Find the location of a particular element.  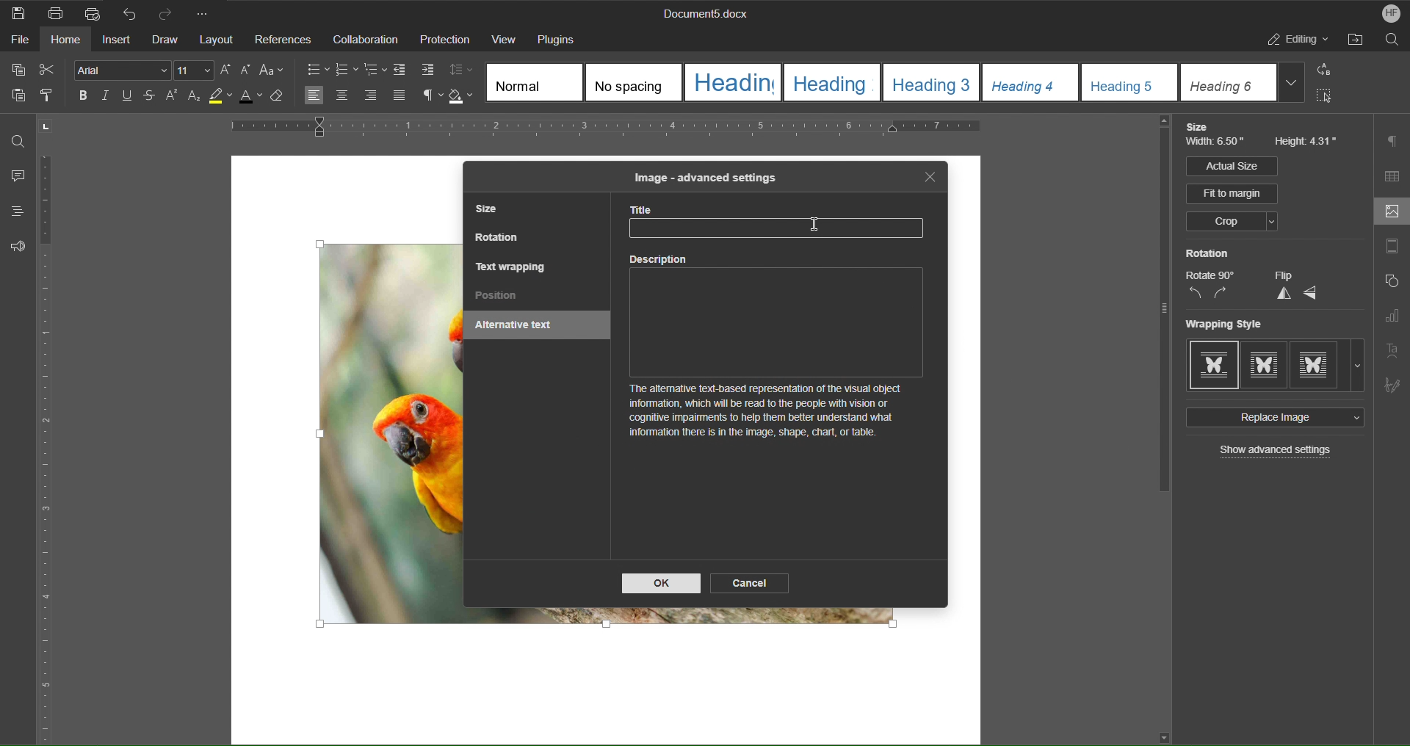

Line Spacing is located at coordinates (463, 70).